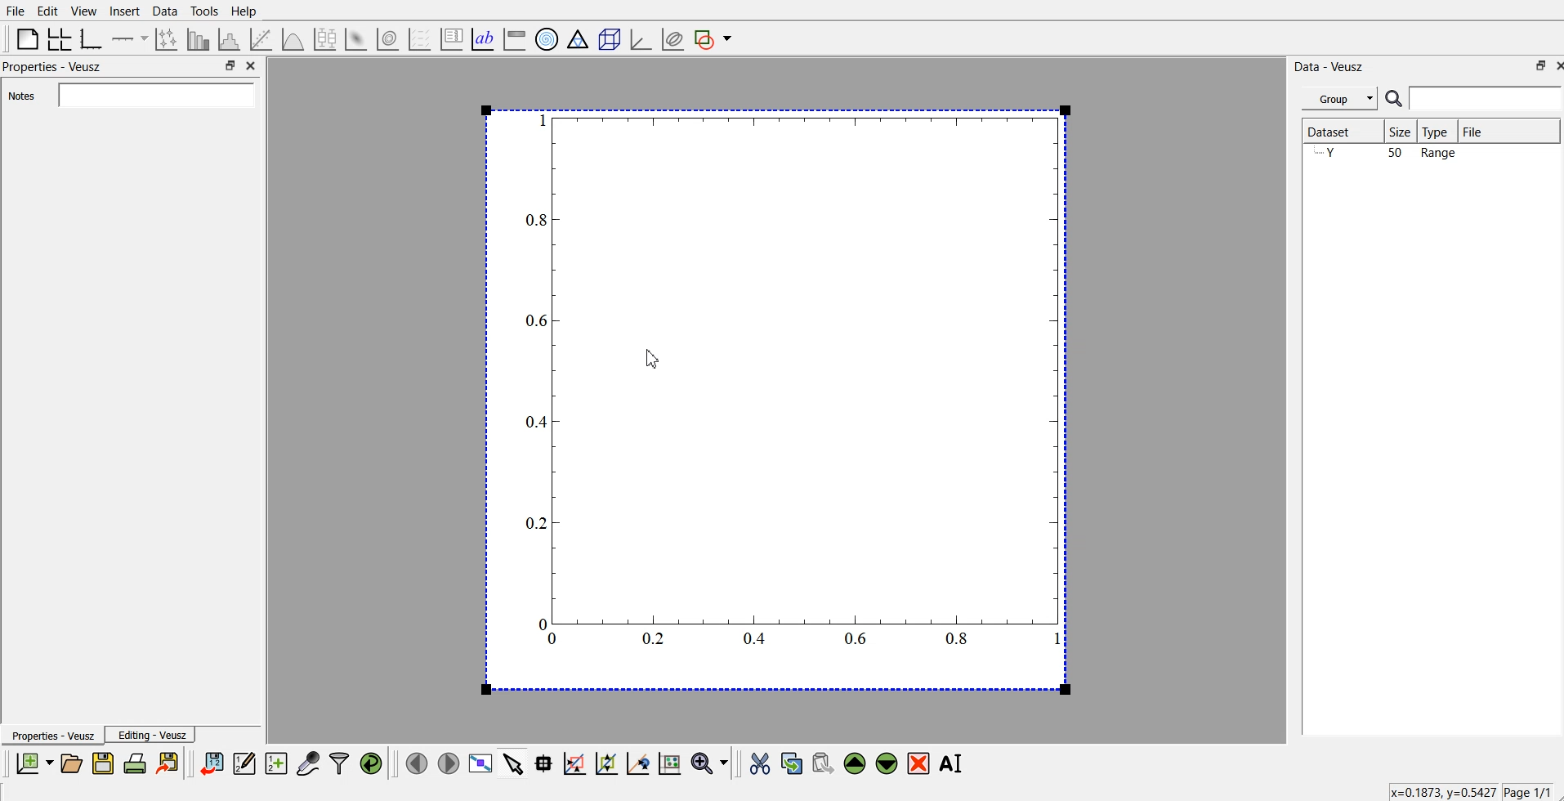 The image size is (1564, 801). What do you see at coordinates (1527, 791) in the screenshot?
I see `Page 1/1 ` at bounding box center [1527, 791].